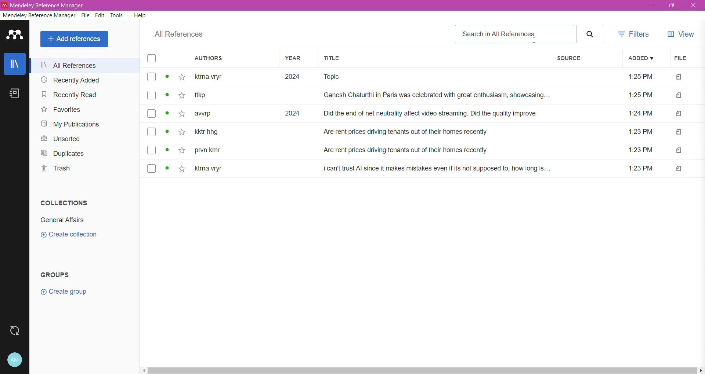 The width and height of the screenshot is (705, 374). Describe the element at coordinates (15, 332) in the screenshot. I see `Last Sync` at that location.